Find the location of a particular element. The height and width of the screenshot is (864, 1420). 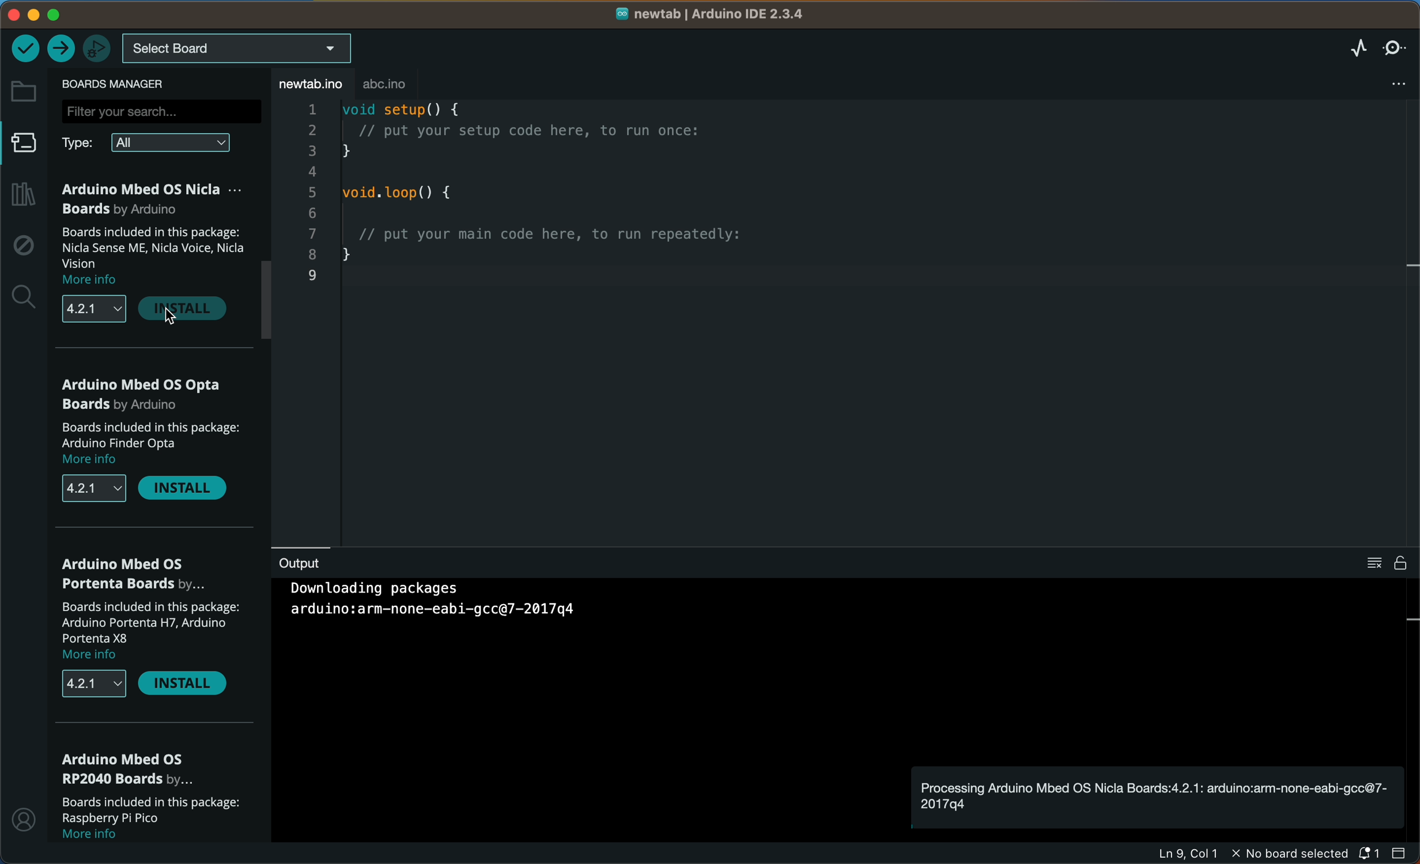

close slidebar is located at coordinates (1402, 854).